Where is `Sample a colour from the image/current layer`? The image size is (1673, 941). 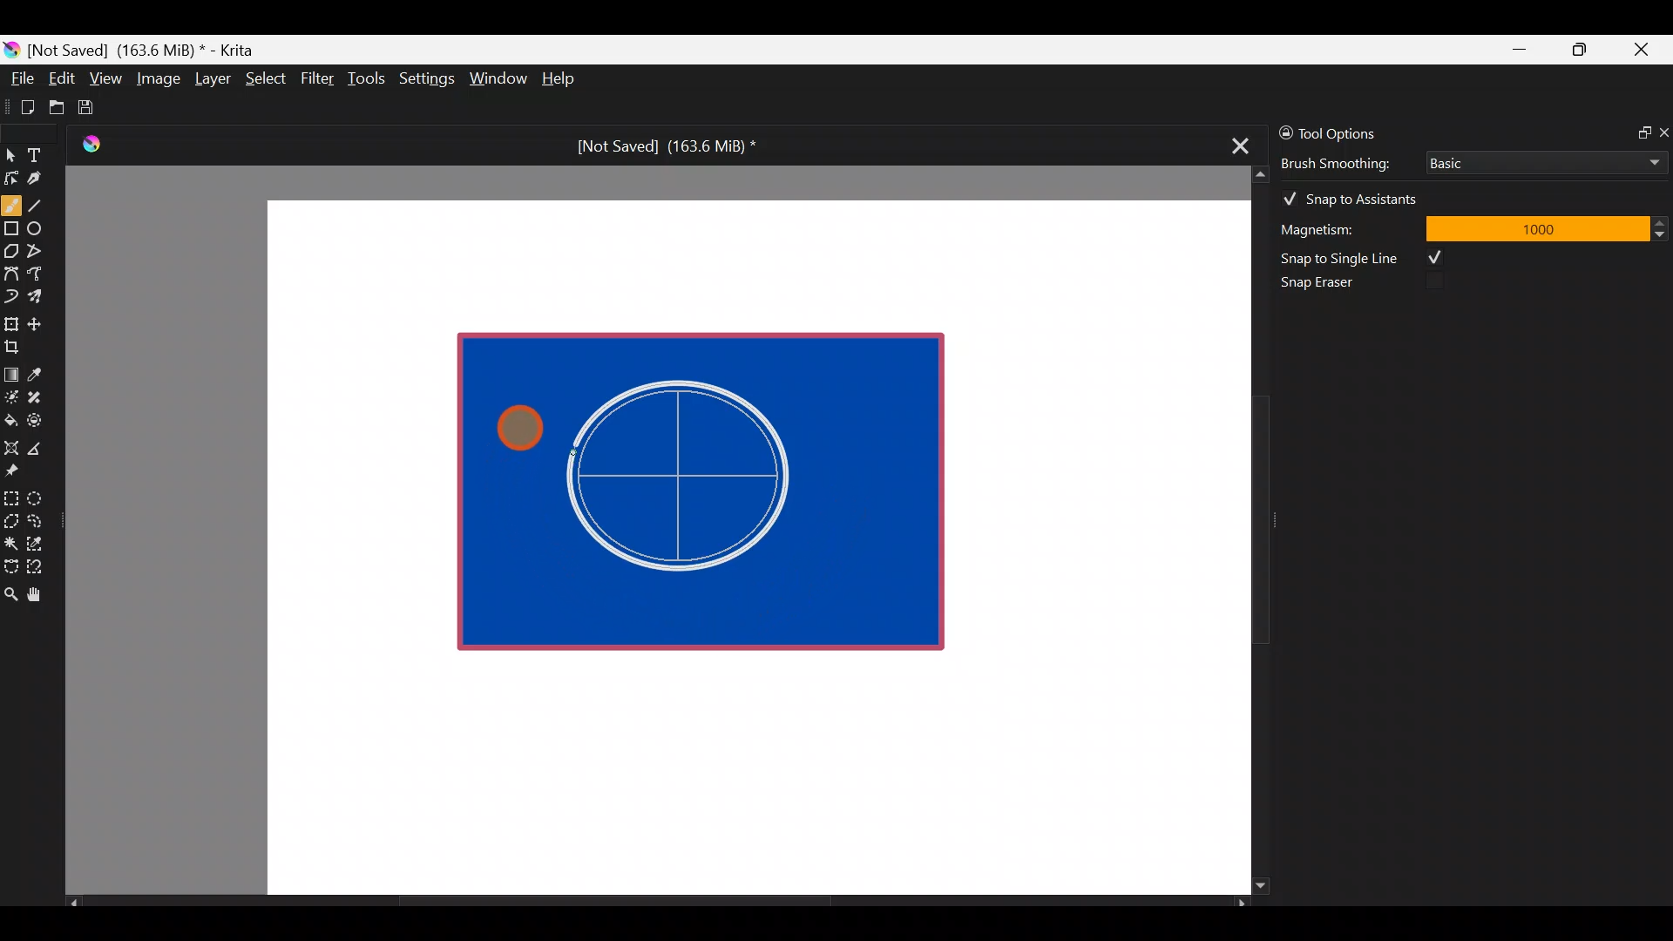 Sample a colour from the image/current layer is located at coordinates (41, 372).